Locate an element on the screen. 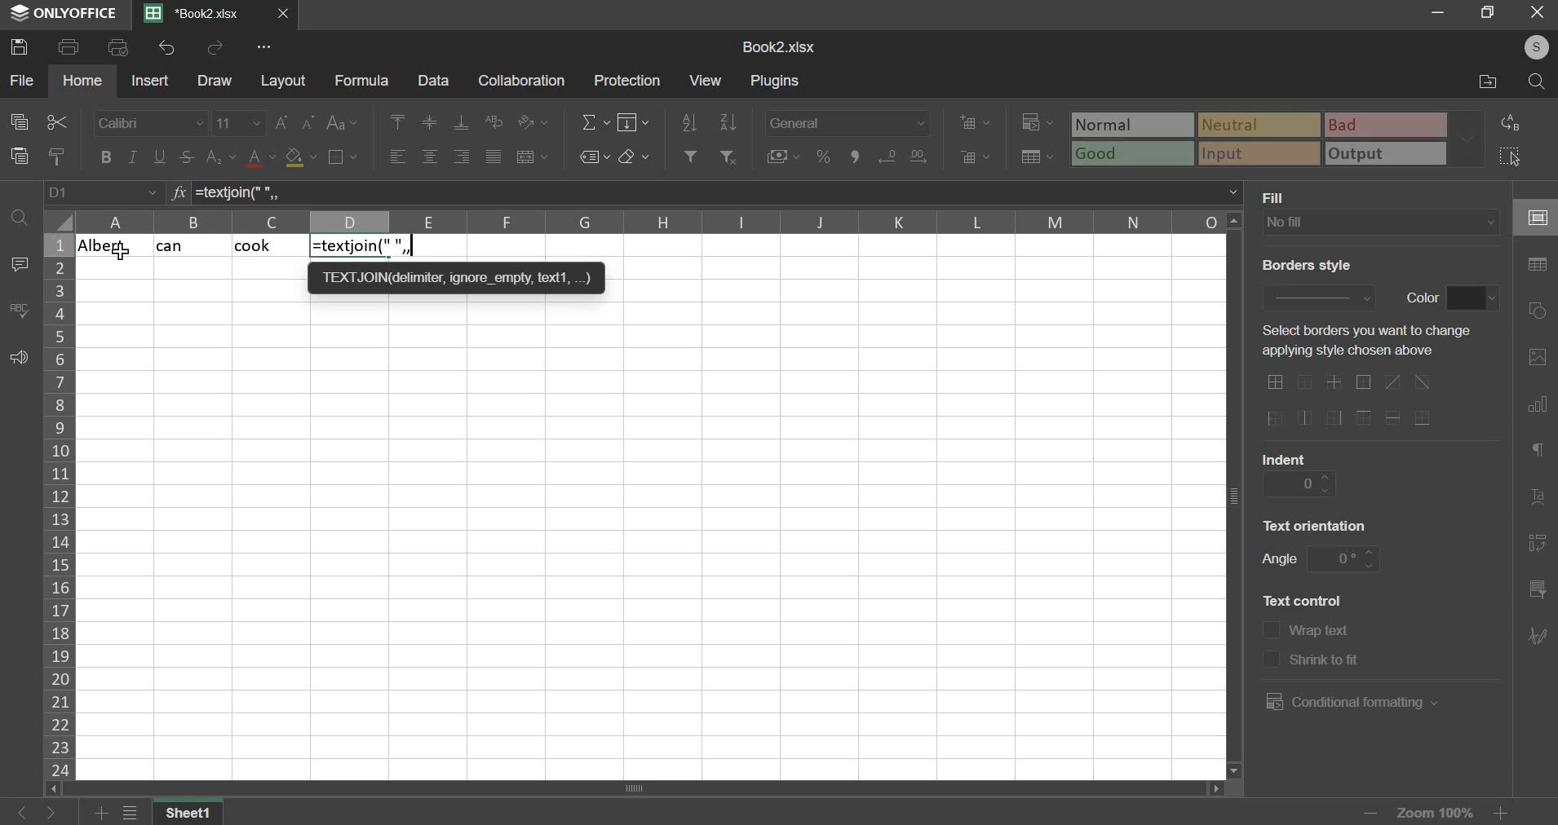 The height and width of the screenshot is (825, 1558). go forward is located at coordinates (63, 813).